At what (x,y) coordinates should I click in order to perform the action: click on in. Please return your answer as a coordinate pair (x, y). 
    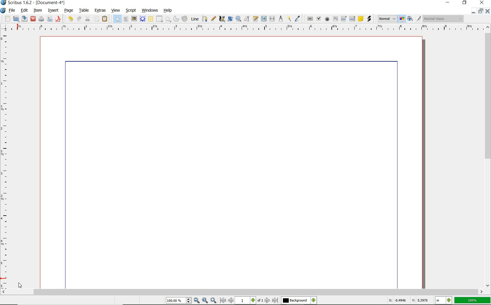
    Looking at the image, I should click on (444, 301).